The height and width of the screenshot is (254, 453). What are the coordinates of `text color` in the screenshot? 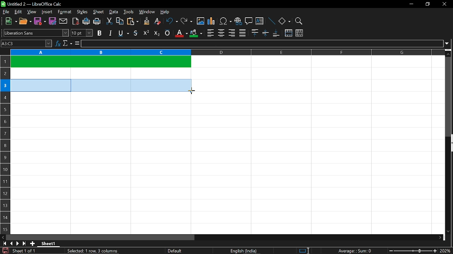 It's located at (180, 33).